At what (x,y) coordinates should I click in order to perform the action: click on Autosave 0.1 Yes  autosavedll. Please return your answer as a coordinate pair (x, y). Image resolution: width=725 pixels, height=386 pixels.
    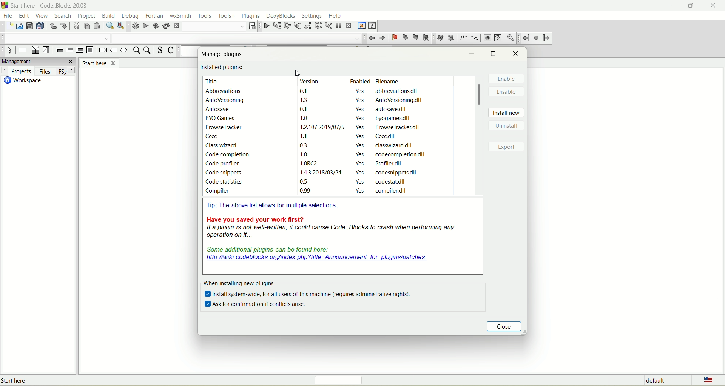
    Looking at the image, I should click on (307, 110).